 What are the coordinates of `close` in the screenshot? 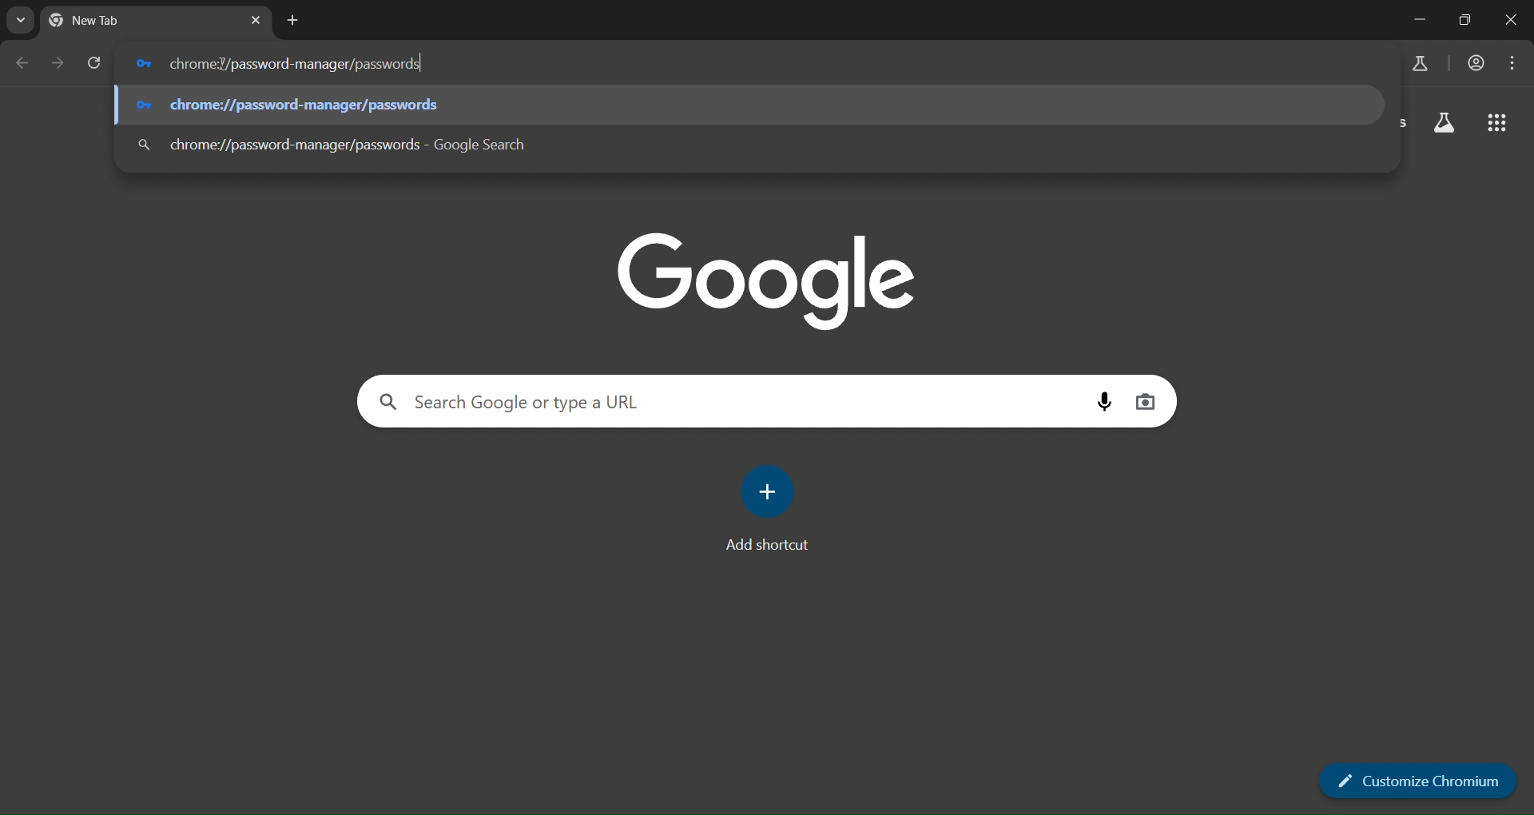 It's located at (1512, 20).